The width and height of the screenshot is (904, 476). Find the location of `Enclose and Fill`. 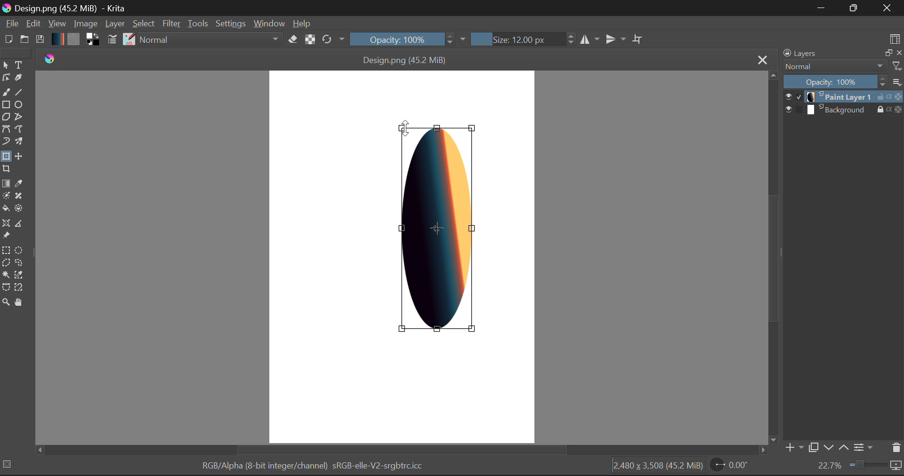

Enclose and Fill is located at coordinates (18, 208).